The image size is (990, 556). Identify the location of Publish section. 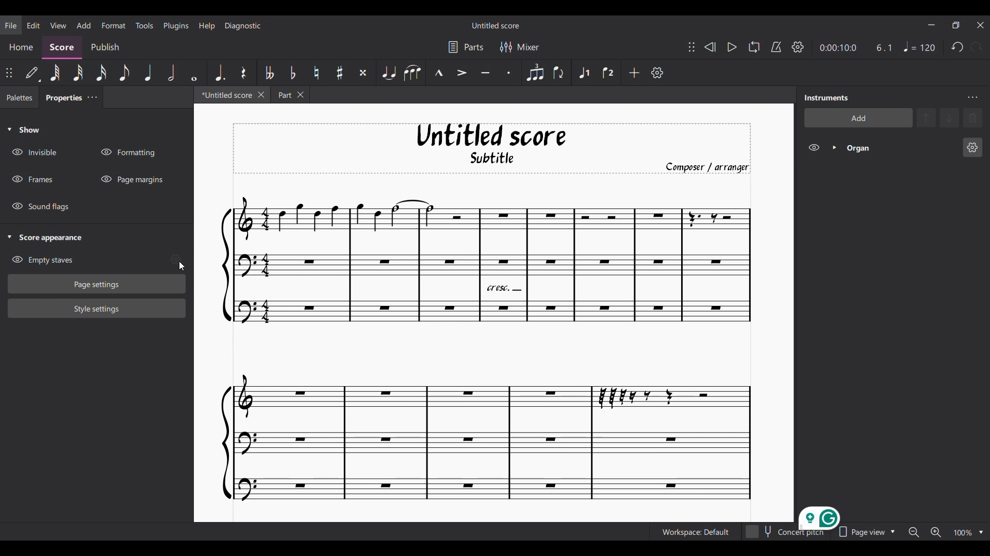
(104, 48).